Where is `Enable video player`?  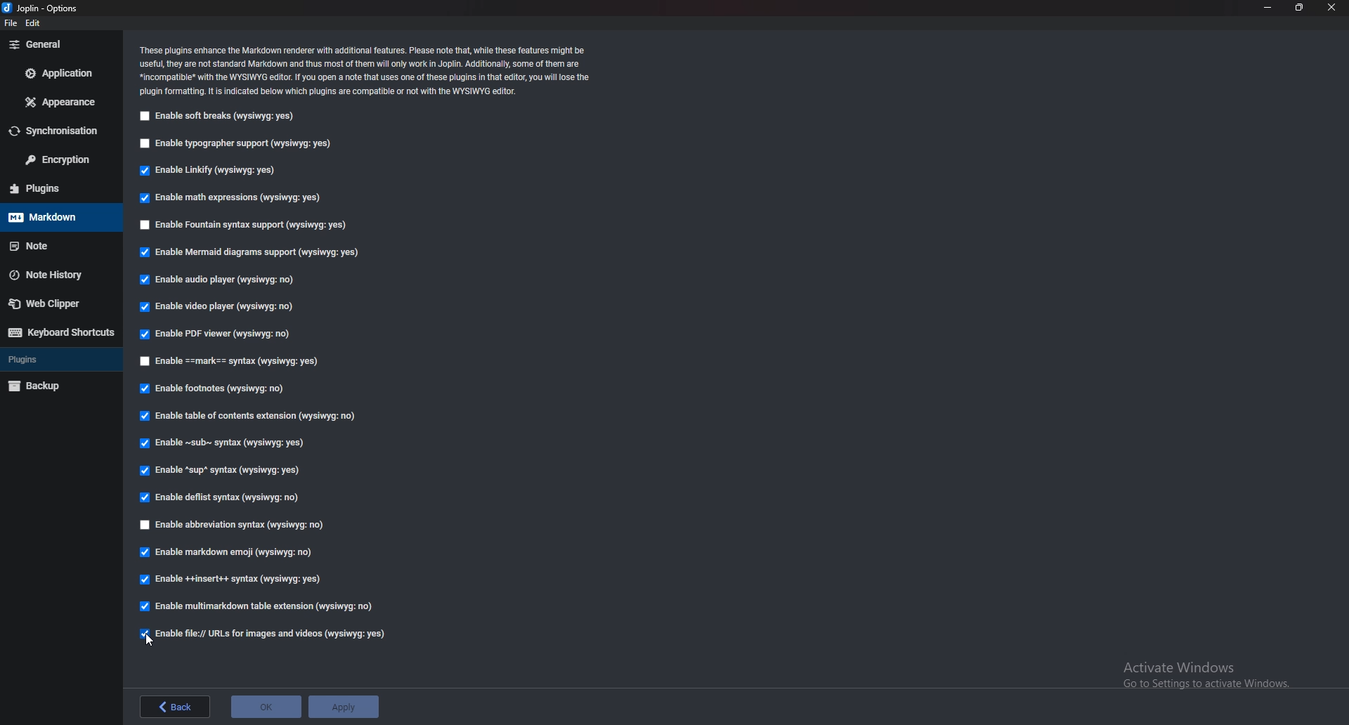 Enable video player is located at coordinates (218, 307).